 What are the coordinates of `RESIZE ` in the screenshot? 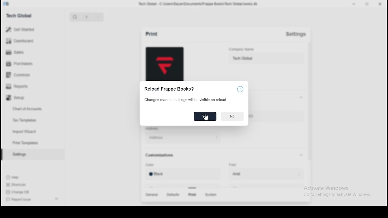 It's located at (368, 4).